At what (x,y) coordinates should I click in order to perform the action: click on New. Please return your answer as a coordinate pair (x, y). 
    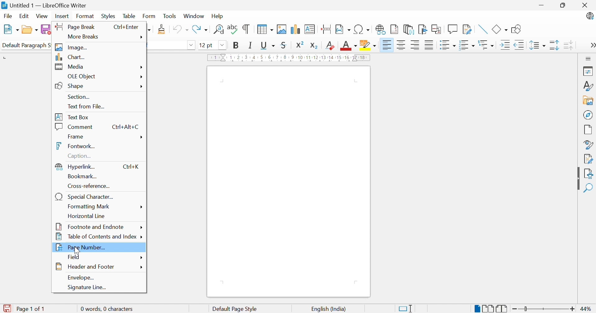
    Looking at the image, I should click on (11, 29).